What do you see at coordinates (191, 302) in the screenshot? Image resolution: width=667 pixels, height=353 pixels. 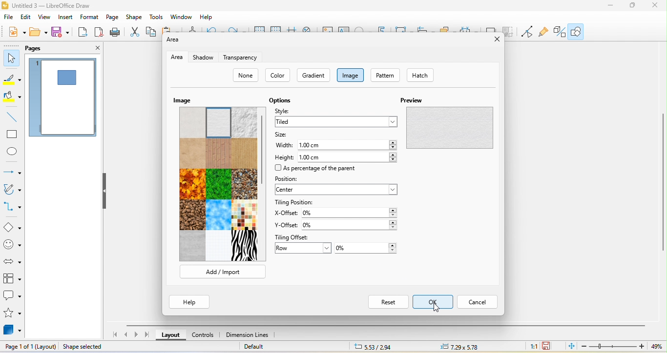 I see `help` at bounding box center [191, 302].